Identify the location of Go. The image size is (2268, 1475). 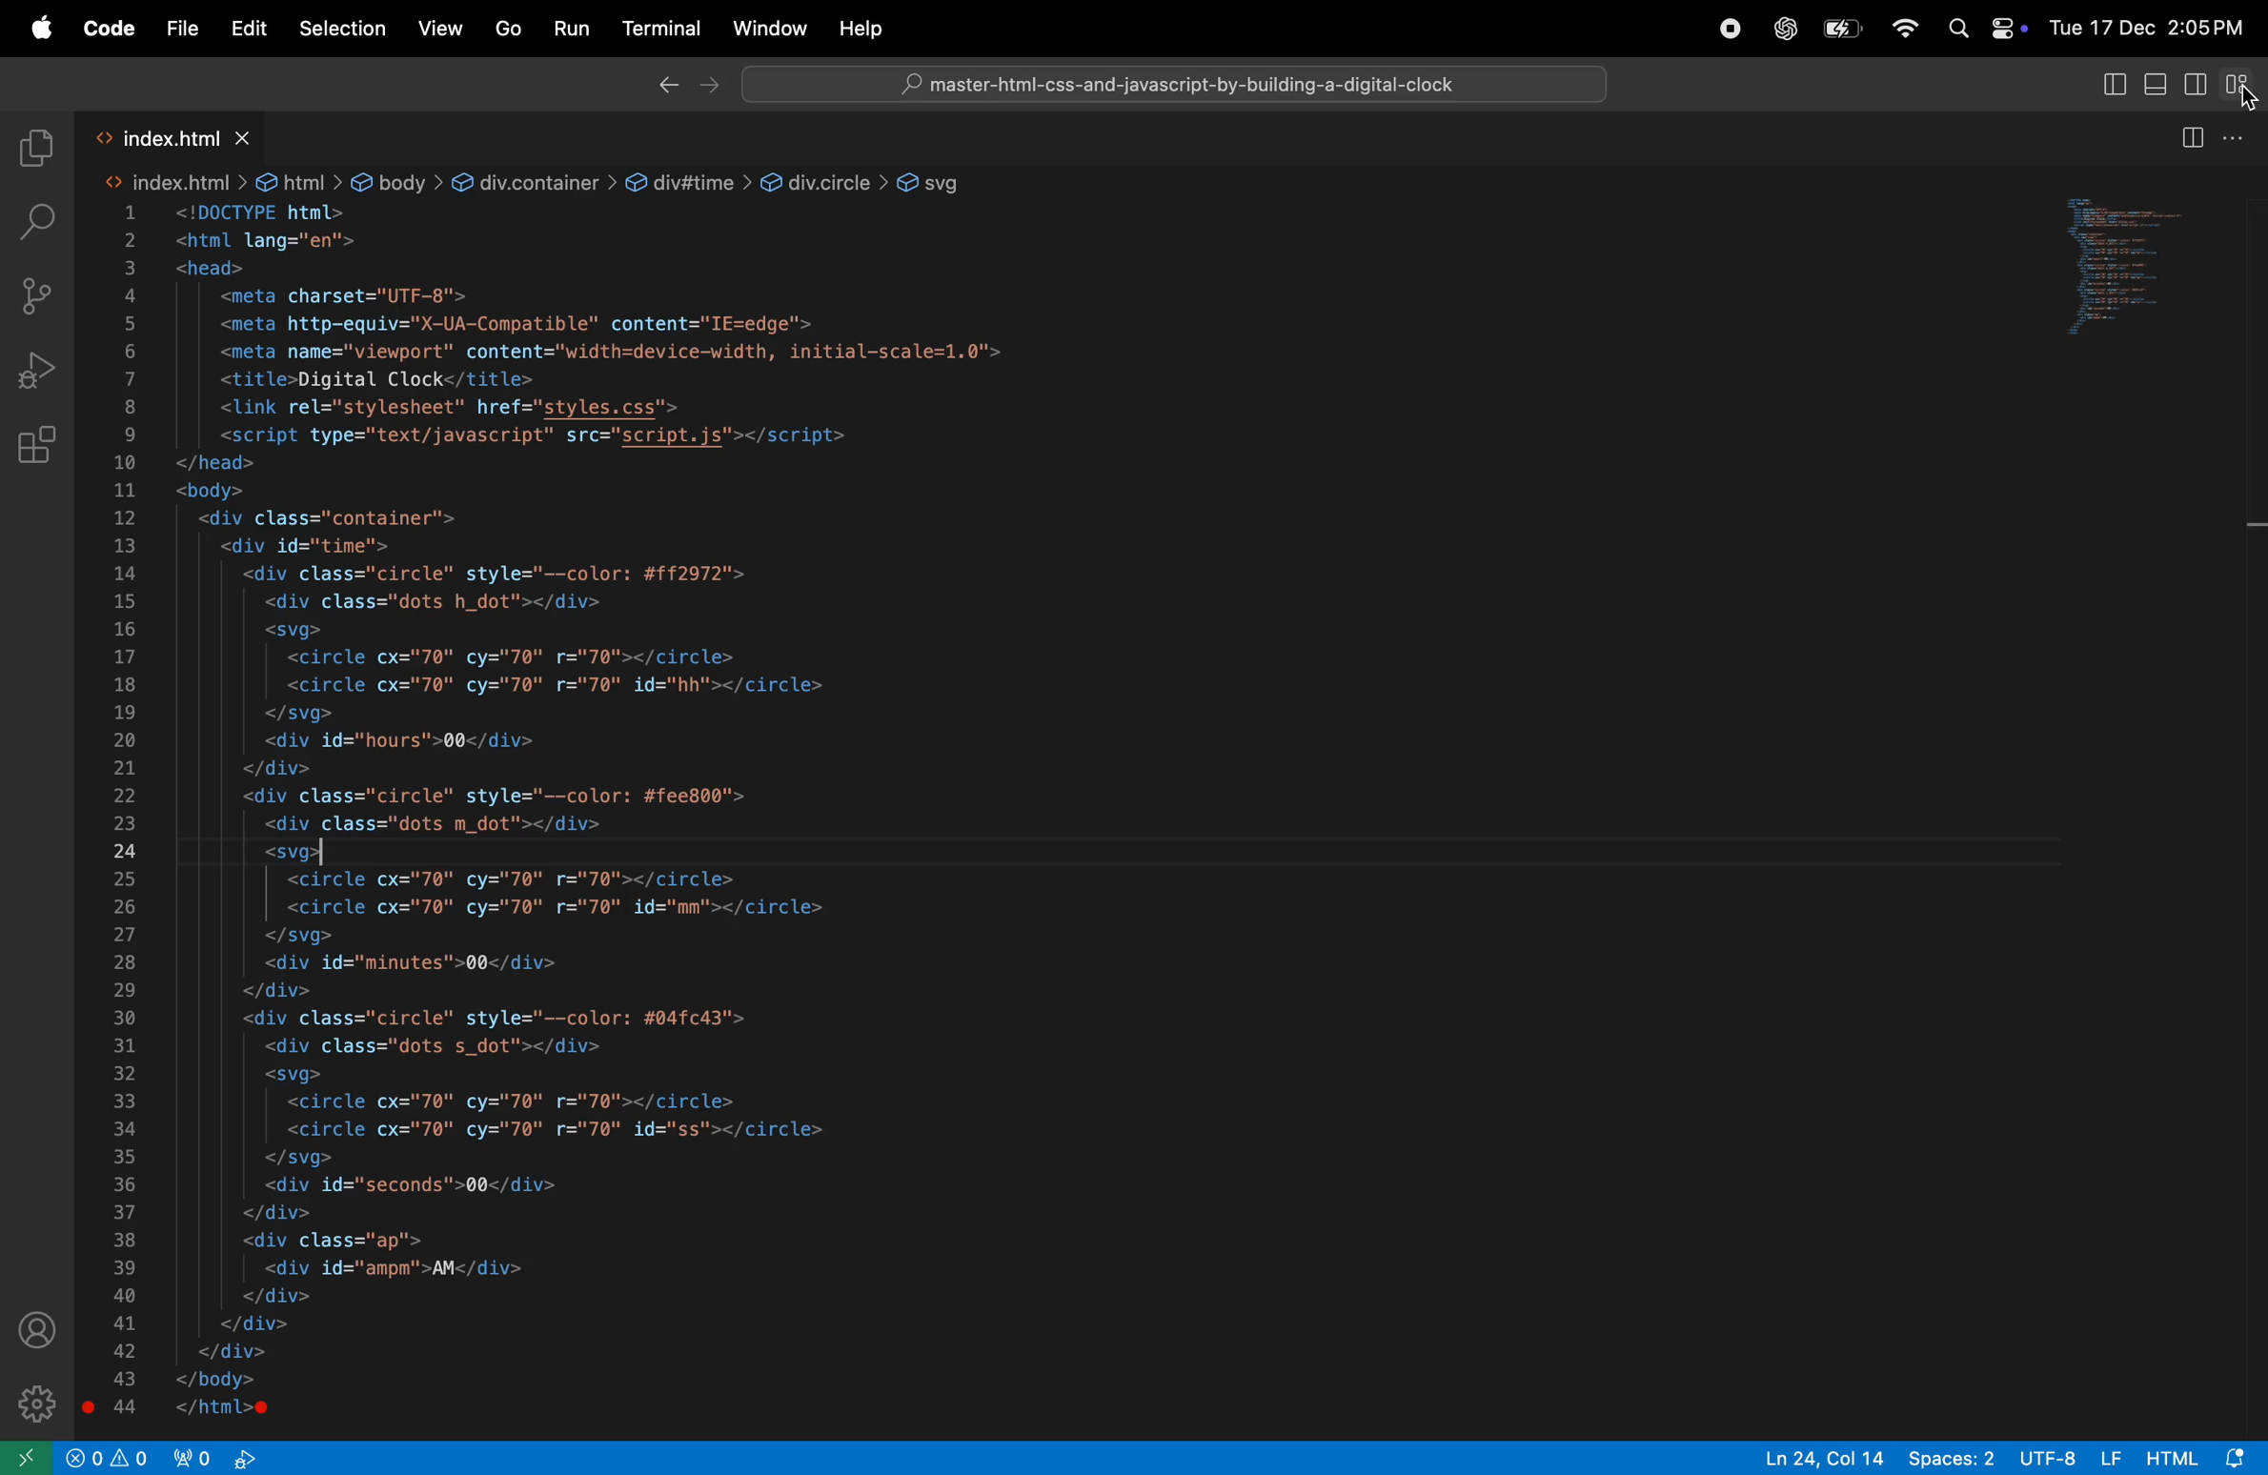
(511, 30).